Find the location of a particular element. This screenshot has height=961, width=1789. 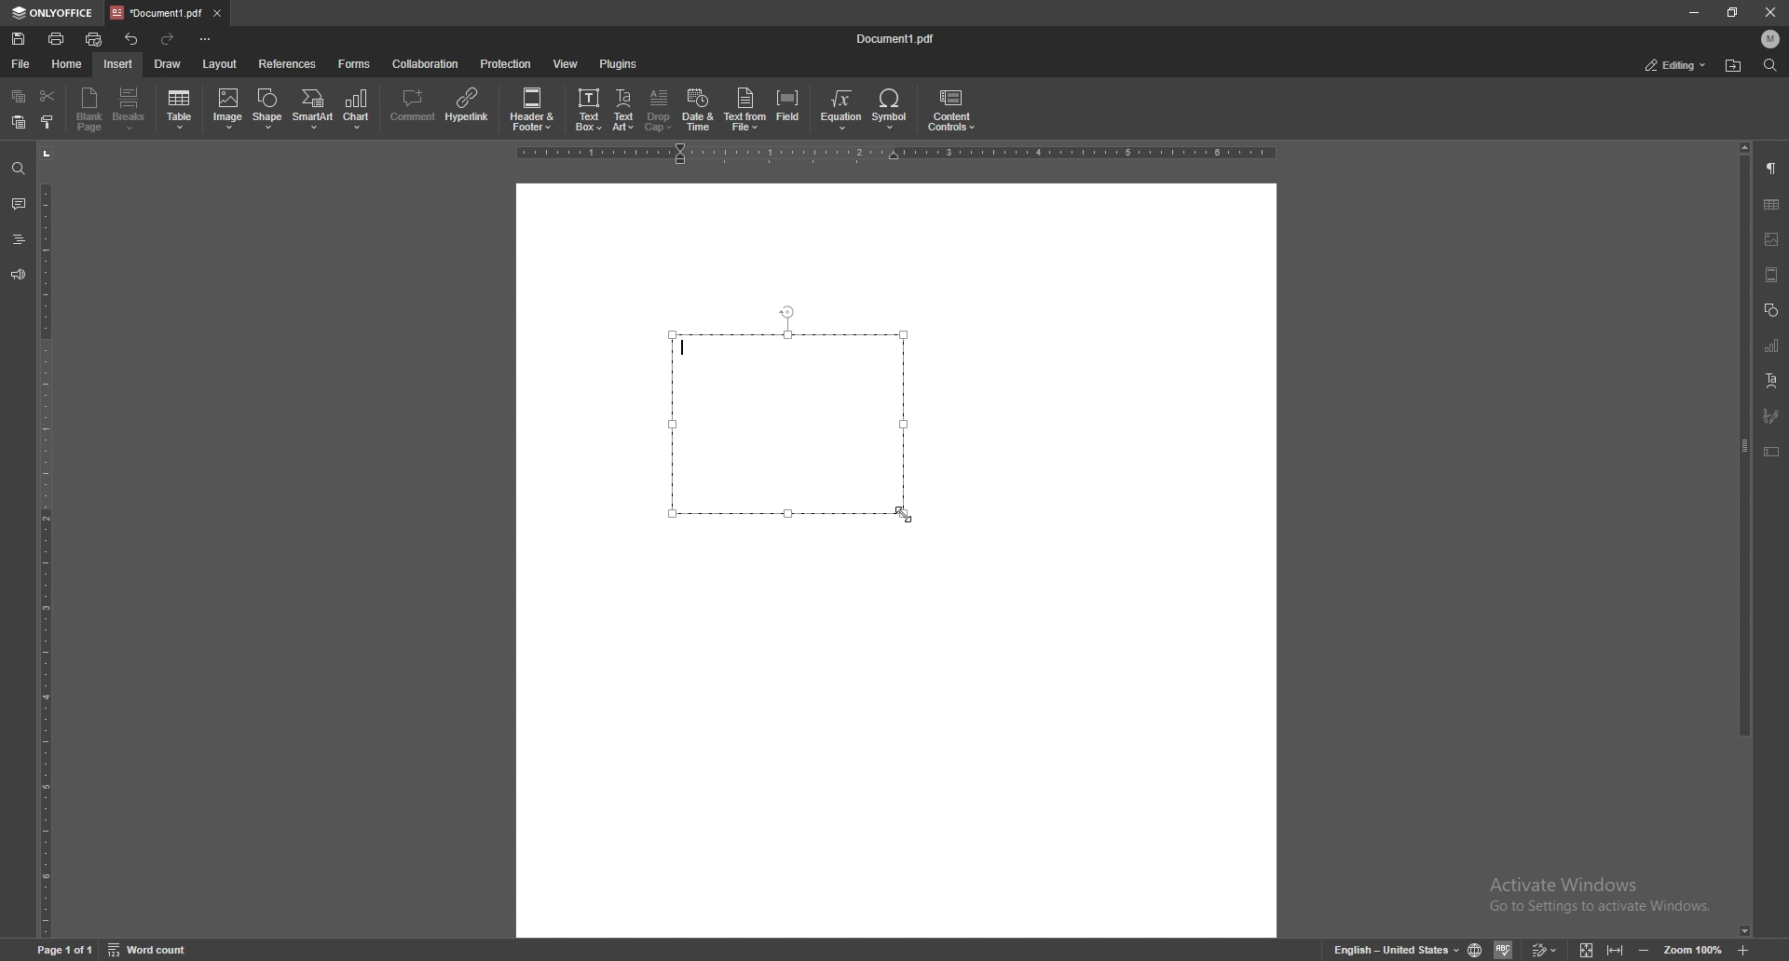

text box is located at coordinates (590, 108).